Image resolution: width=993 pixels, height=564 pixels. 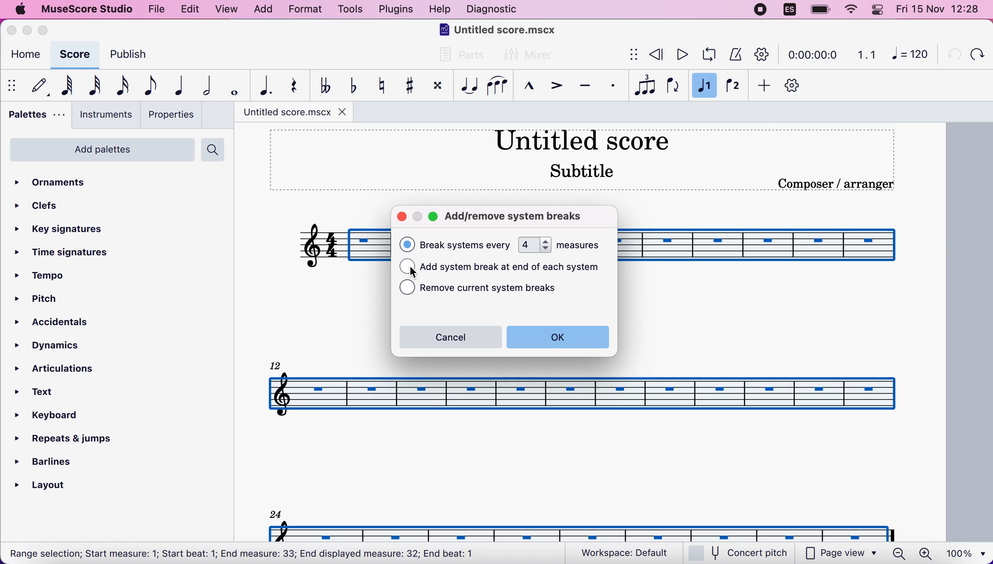 What do you see at coordinates (417, 217) in the screenshot?
I see `minimize` at bounding box center [417, 217].